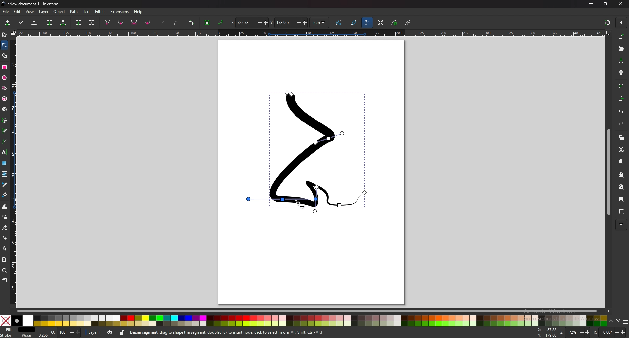  What do you see at coordinates (546, 332) in the screenshot?
I see `mouse coordinates` at bounding box center [546, 332].